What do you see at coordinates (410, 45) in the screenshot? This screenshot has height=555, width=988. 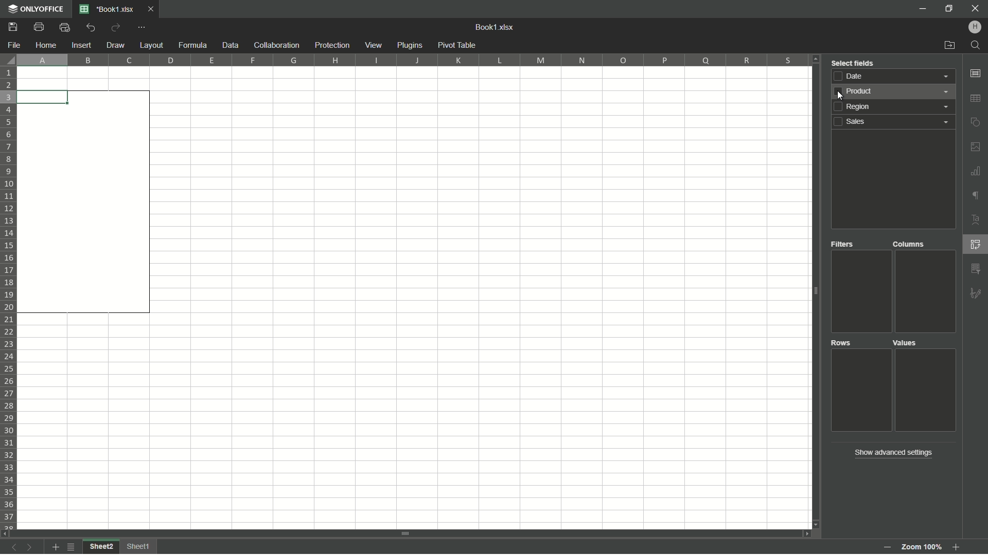 I see `plugins` at bounding box center [410, 45].